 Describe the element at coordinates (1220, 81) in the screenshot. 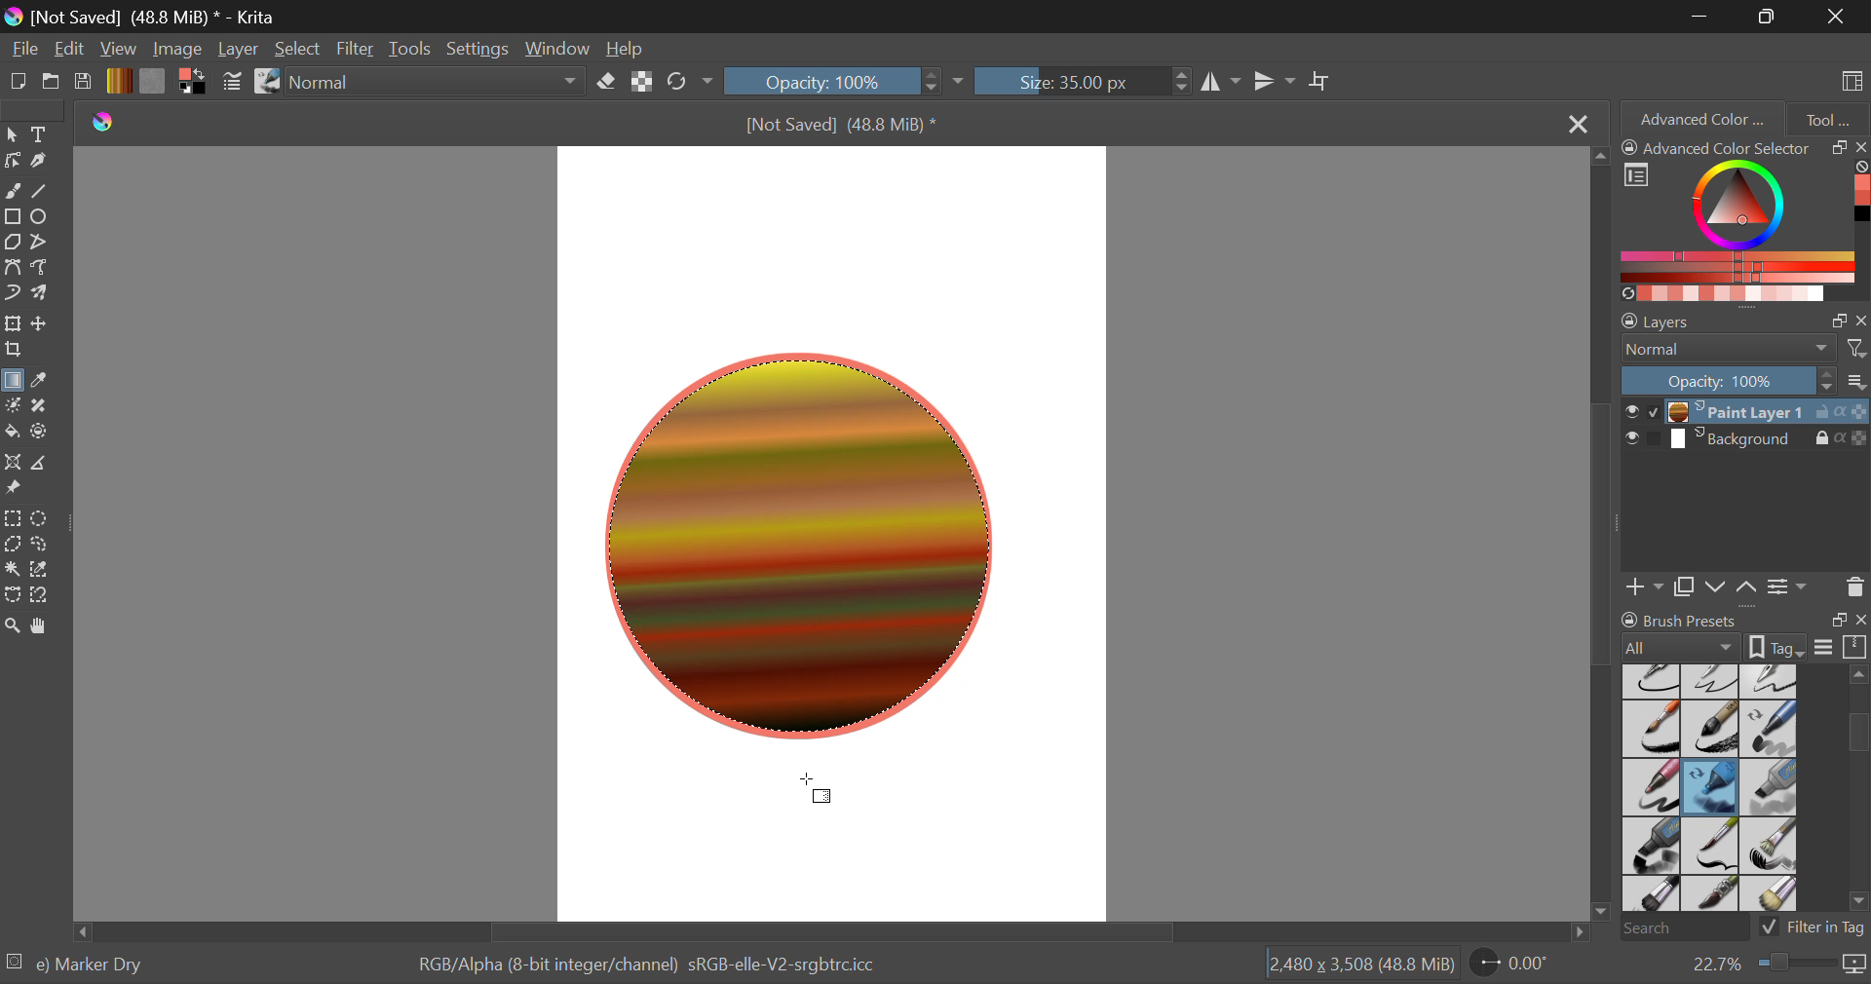

I see `Horizontal Mirror Tool` at that location.